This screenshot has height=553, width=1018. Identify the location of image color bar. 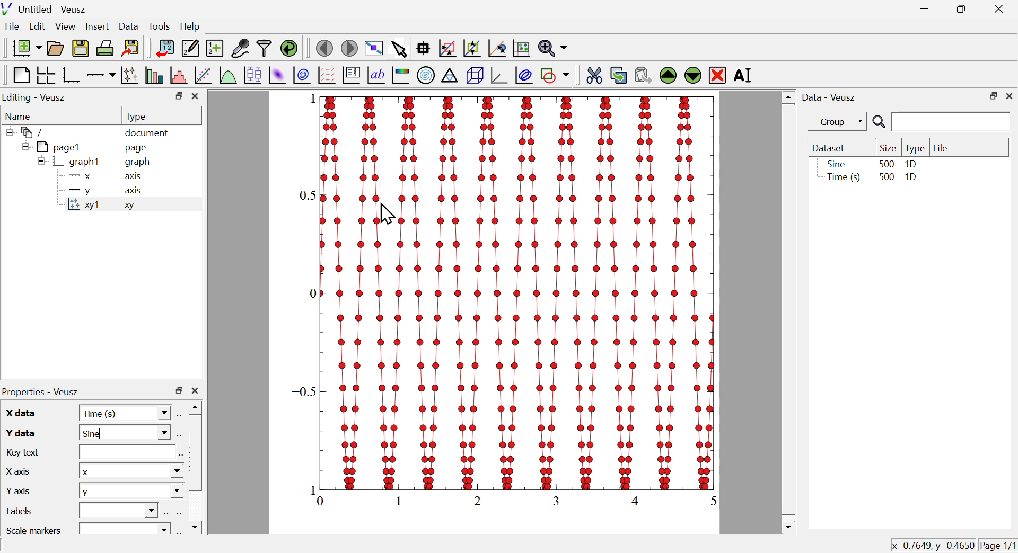
(401, 76).